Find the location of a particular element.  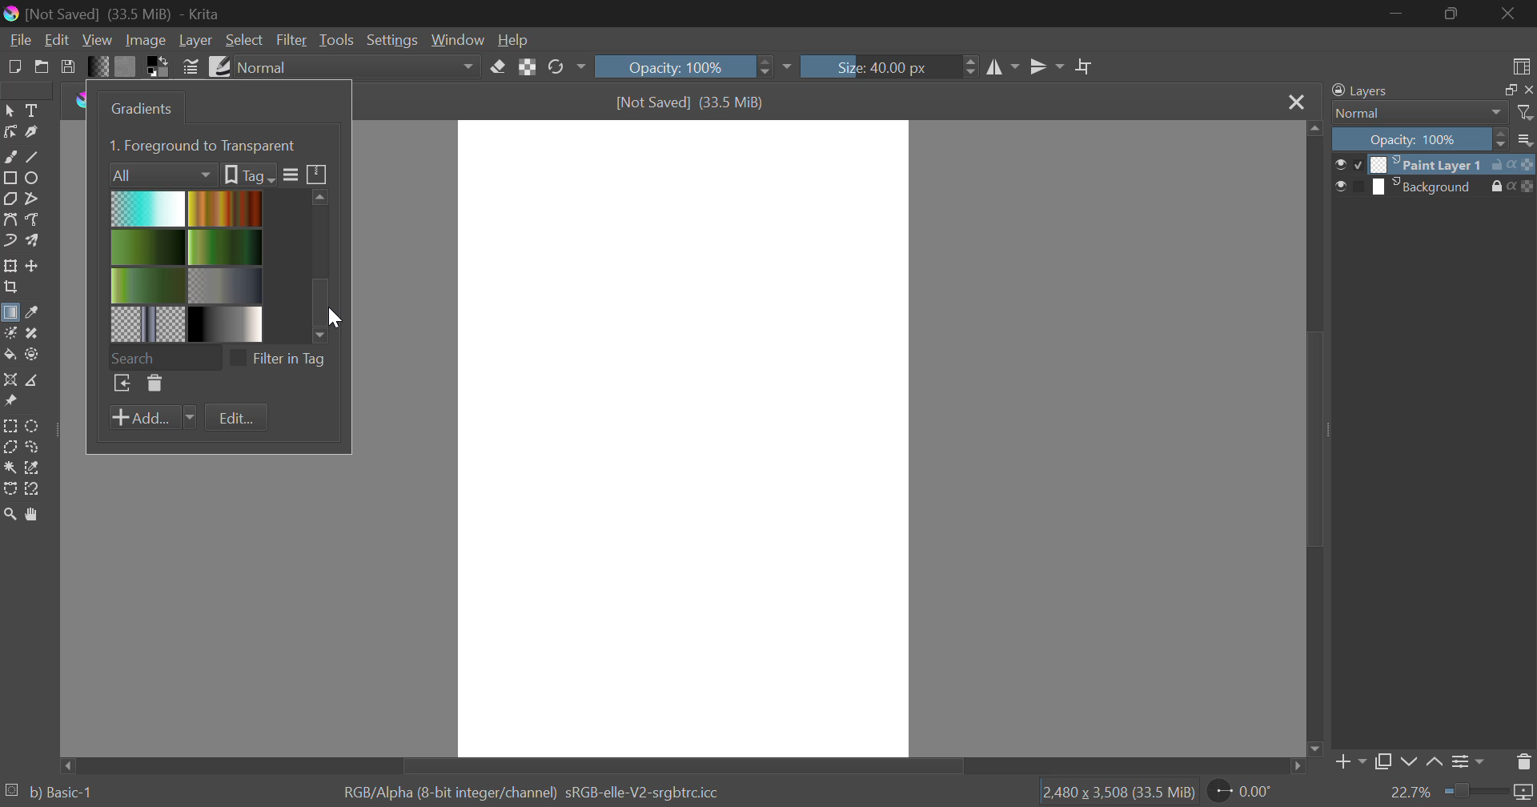

Close is located at coordinates (1513, 14).